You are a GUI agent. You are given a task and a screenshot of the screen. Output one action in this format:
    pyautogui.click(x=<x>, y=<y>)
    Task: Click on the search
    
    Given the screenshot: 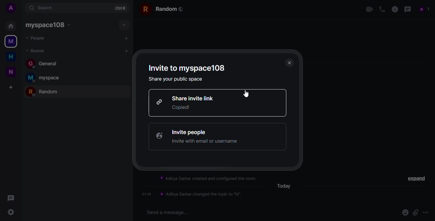 What is the action you would take?
    pyautogui.click(x=44, y=7)
    